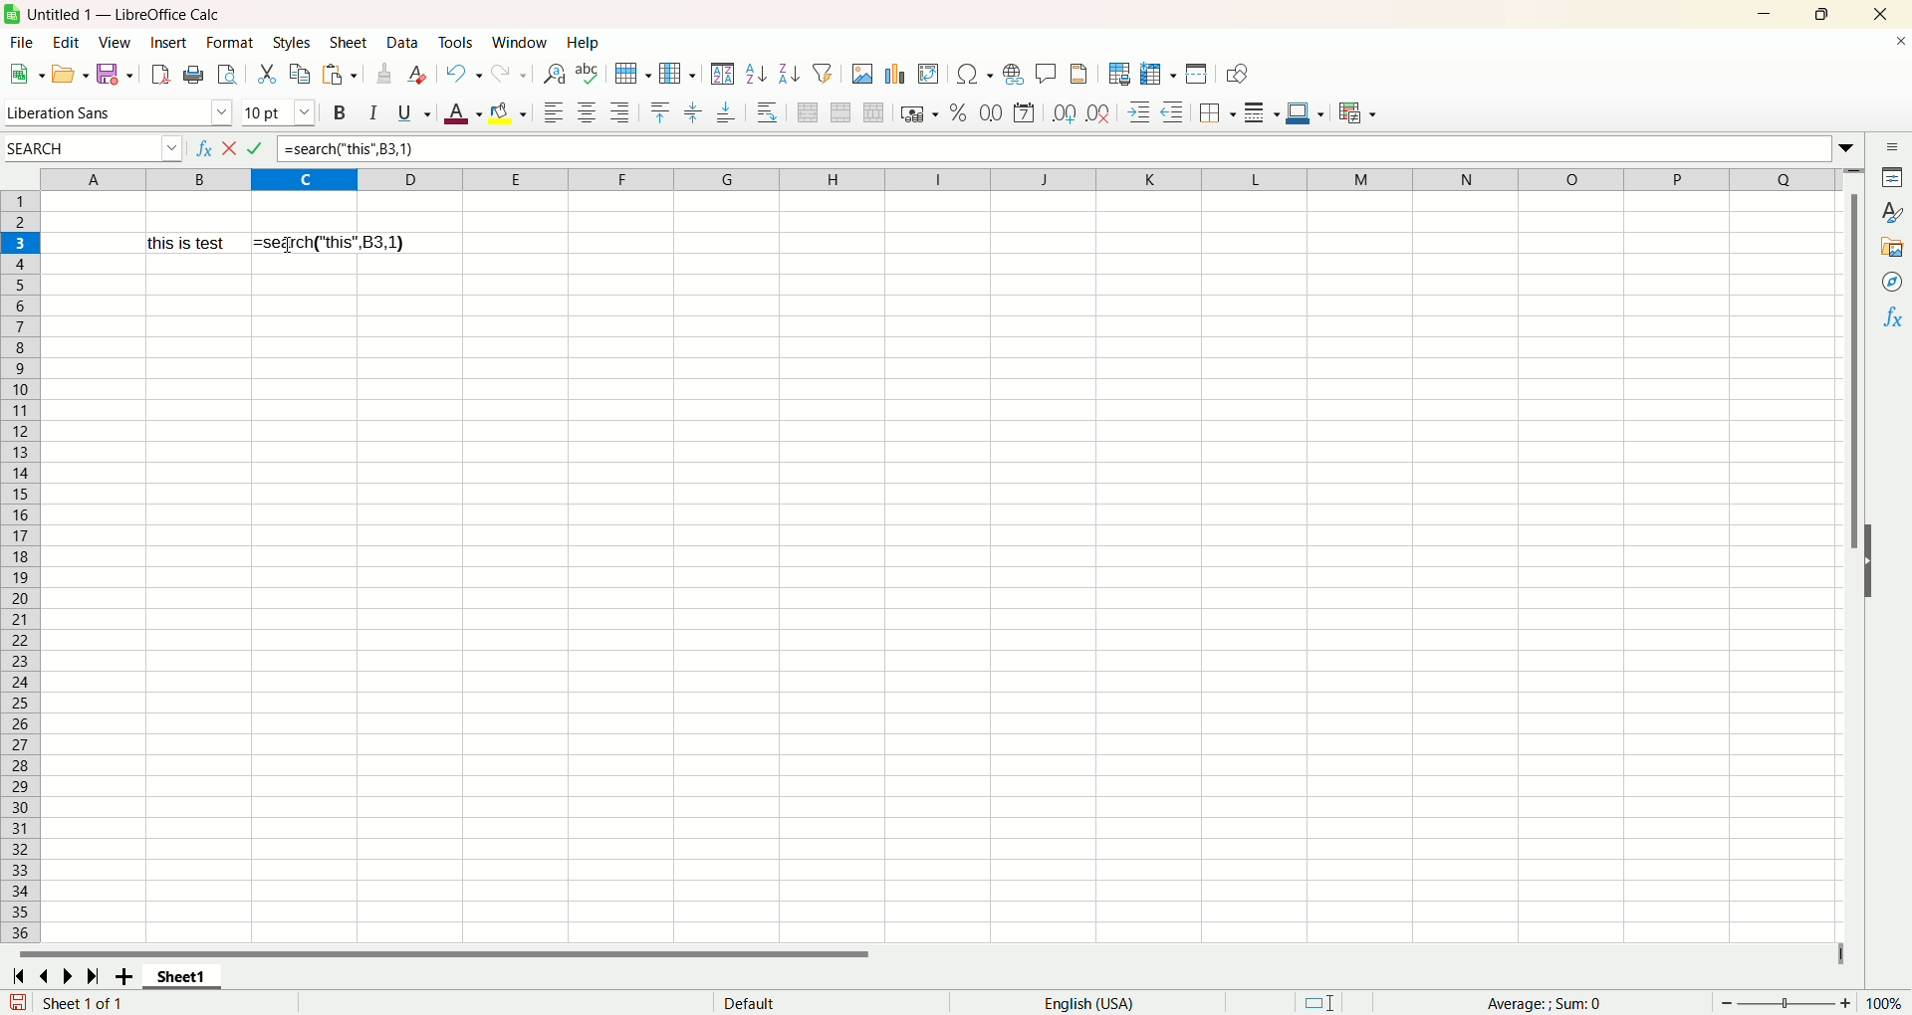 This screenshot has width=1912, height=1015. What do you see at coordinates (1784, 1002) in the screenshot?
I see `zoom bar` at bounding box center [1784, 1002].